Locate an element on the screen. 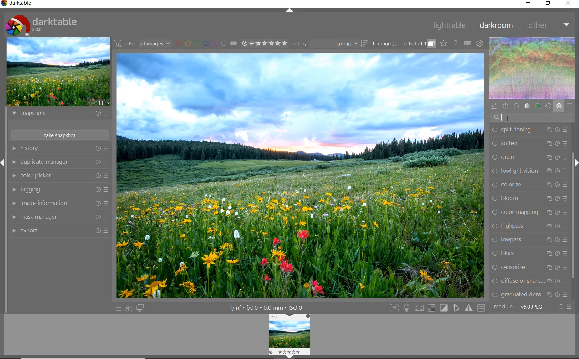 The width and height of the screenshot is (579, 359). lowlight vision is located at coordinates (530, 171).